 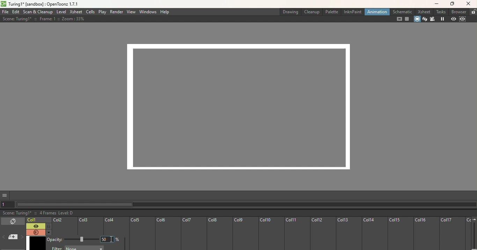 What do you see at coordinates (13, 221) in the screenshot?
I see `Toggle Xsheet/timeline` at bounding box center [13, 221].